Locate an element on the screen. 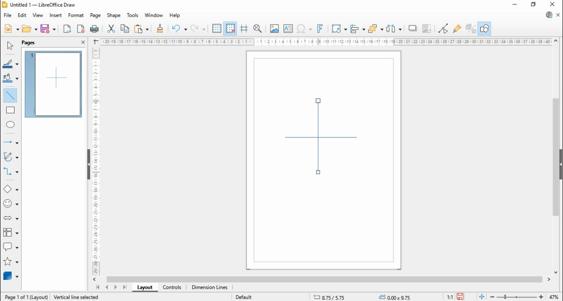 The height and width of the screenshot is (301, 563). last page is located at coordinates (125, 287).